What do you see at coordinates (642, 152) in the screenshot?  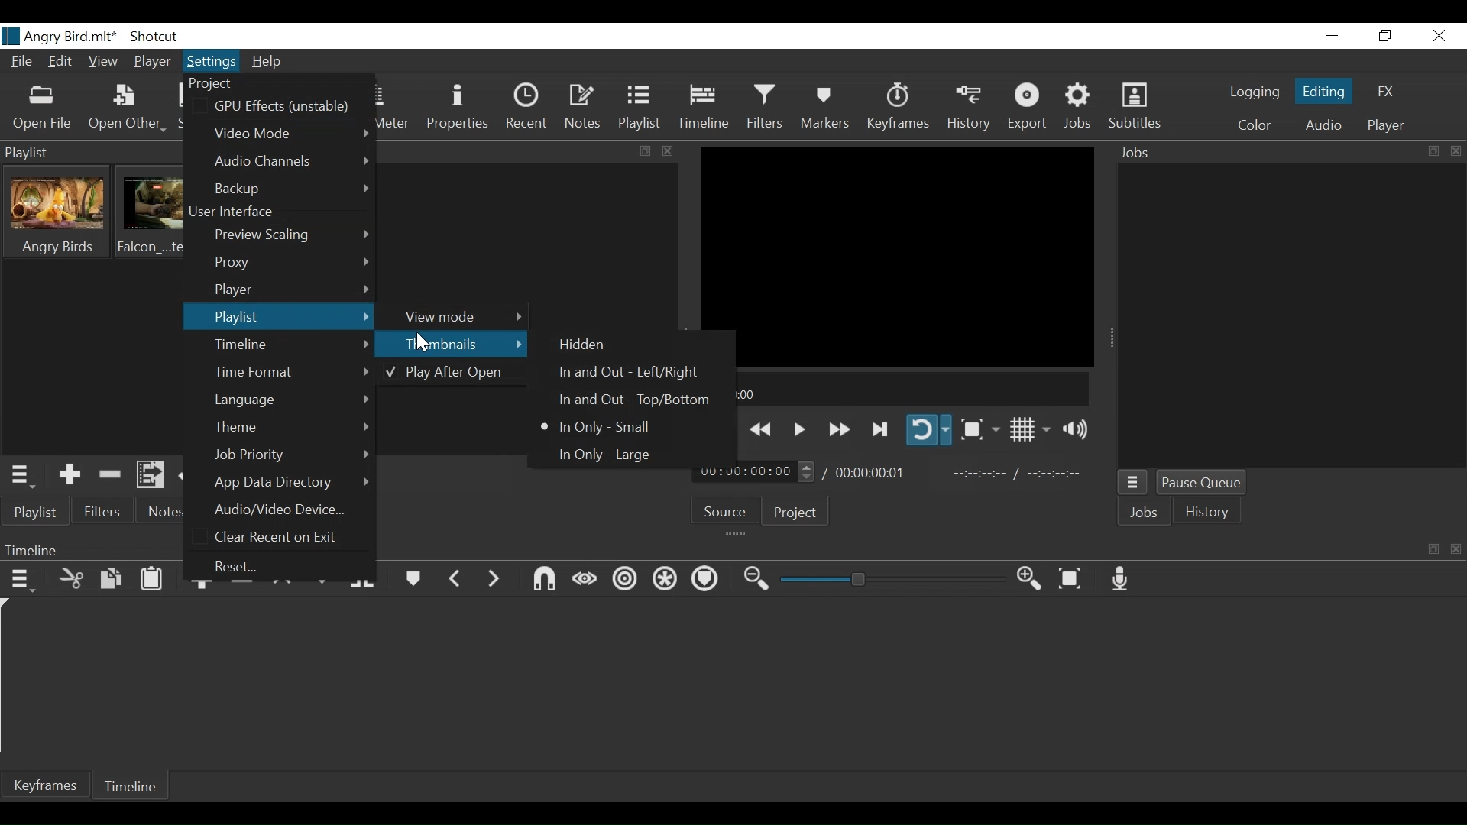 I see `maximize` at bounding box center [642, 152].